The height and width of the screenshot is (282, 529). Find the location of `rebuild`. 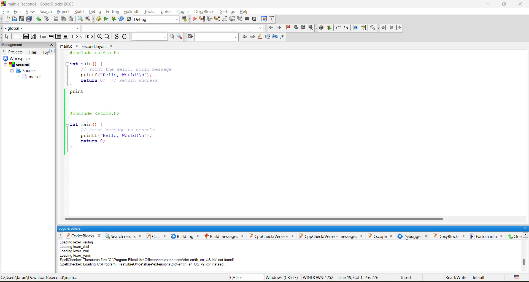

rebuild is located at coordinates (122, 19).